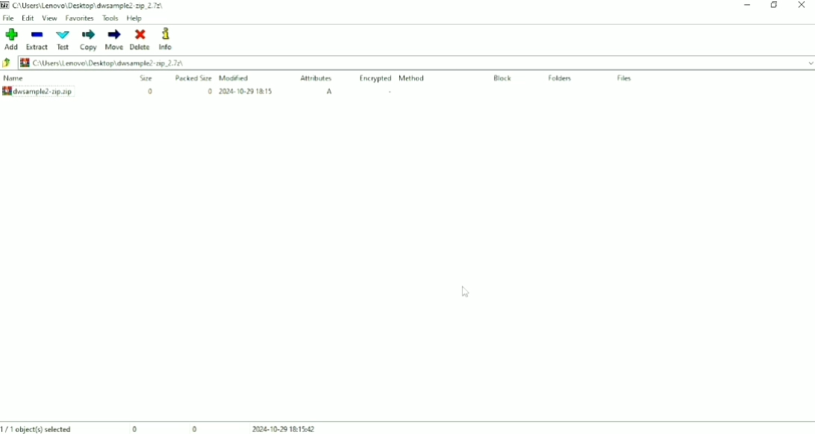  I want to click on Text, so click(63, 40).